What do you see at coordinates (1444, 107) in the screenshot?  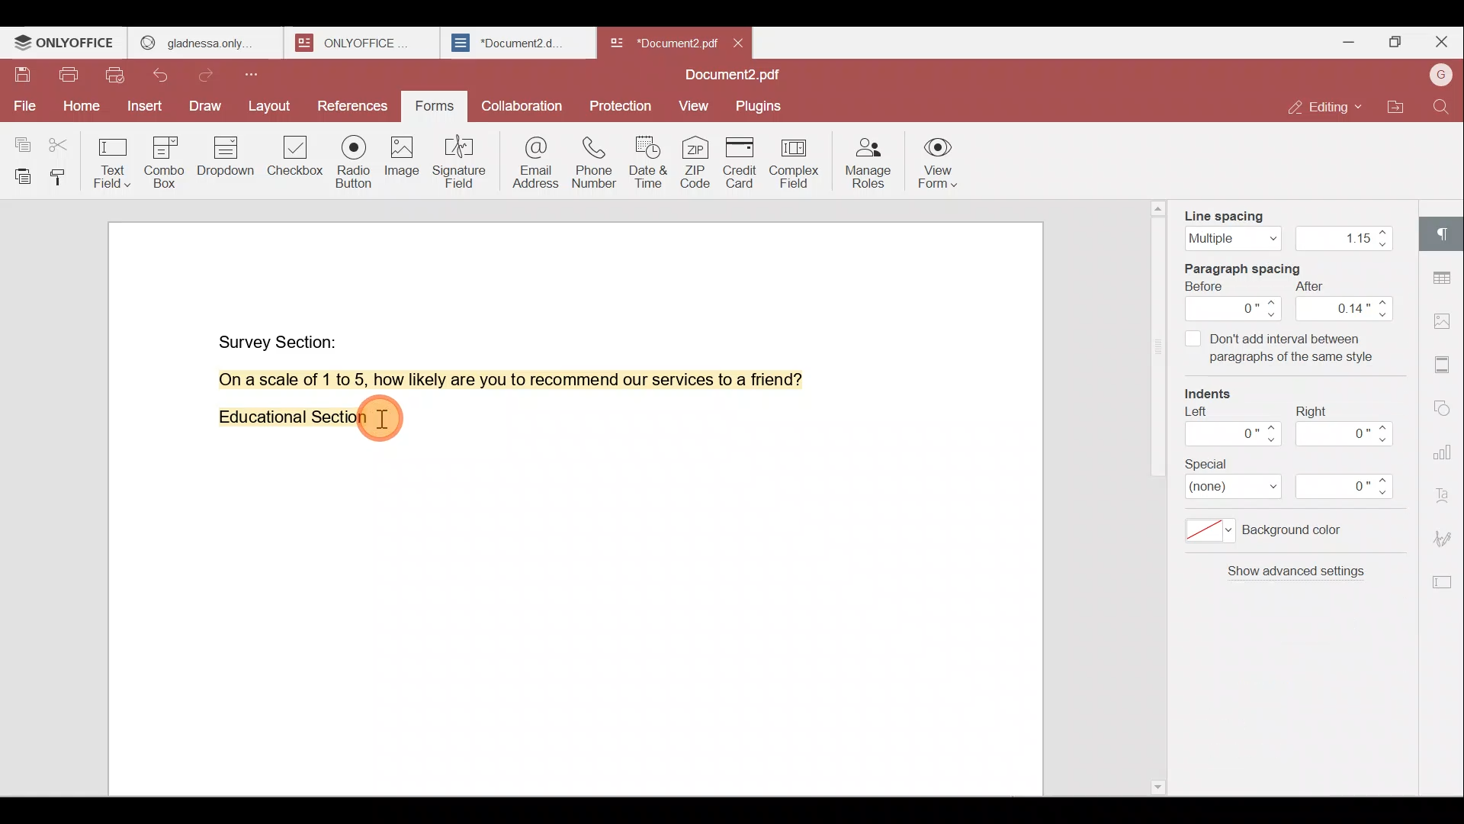 I see `Find` at bounding box center [1444, 107].